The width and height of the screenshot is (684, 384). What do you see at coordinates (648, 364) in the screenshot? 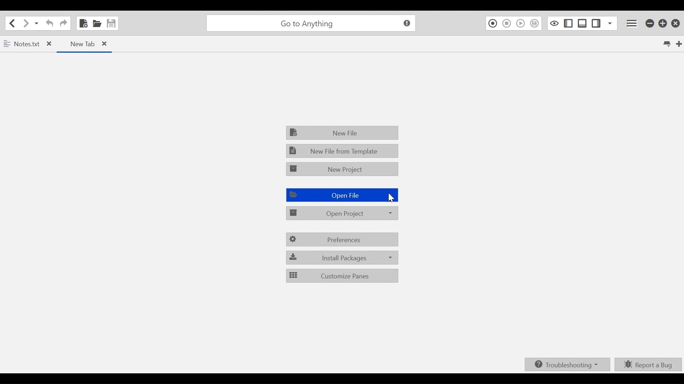
I see `Report a bug` at bounding box center [648, 364].